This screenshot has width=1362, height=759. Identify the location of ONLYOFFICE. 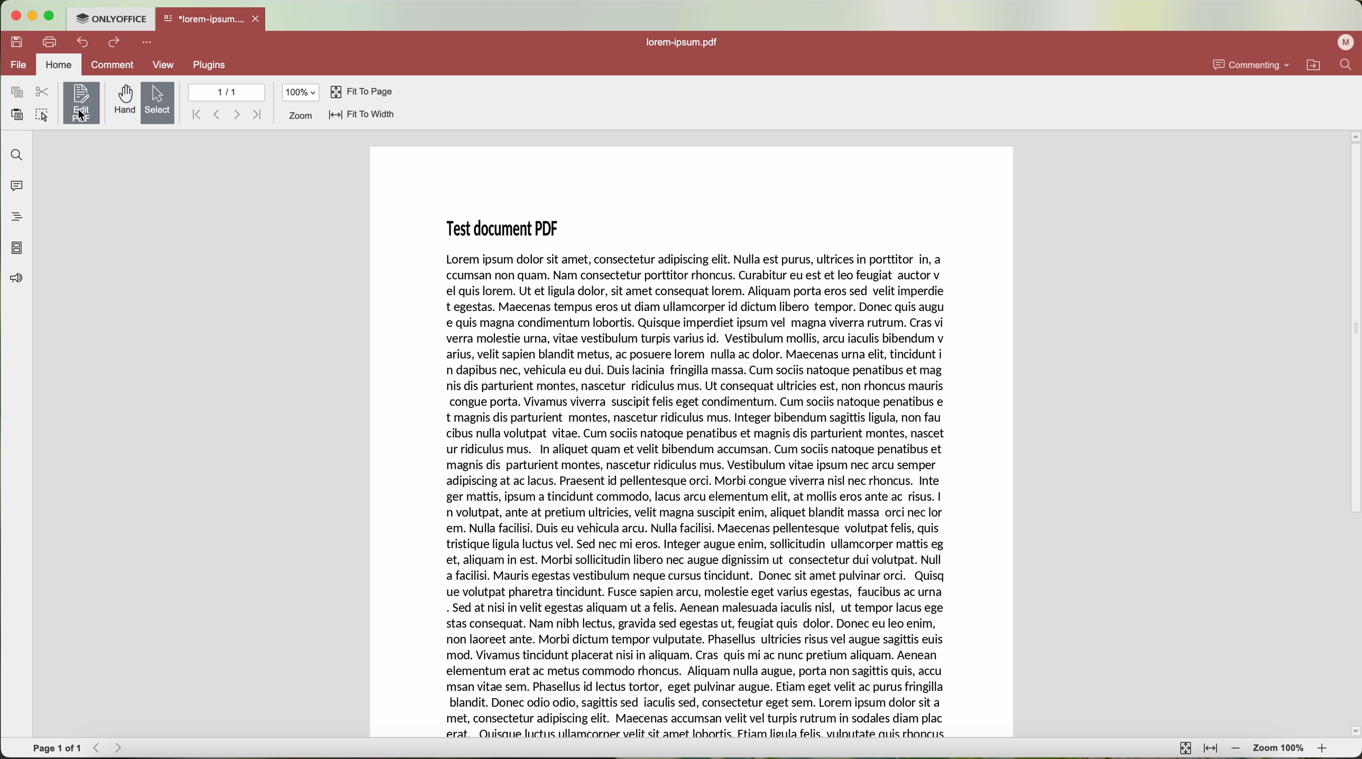
(112, 20).